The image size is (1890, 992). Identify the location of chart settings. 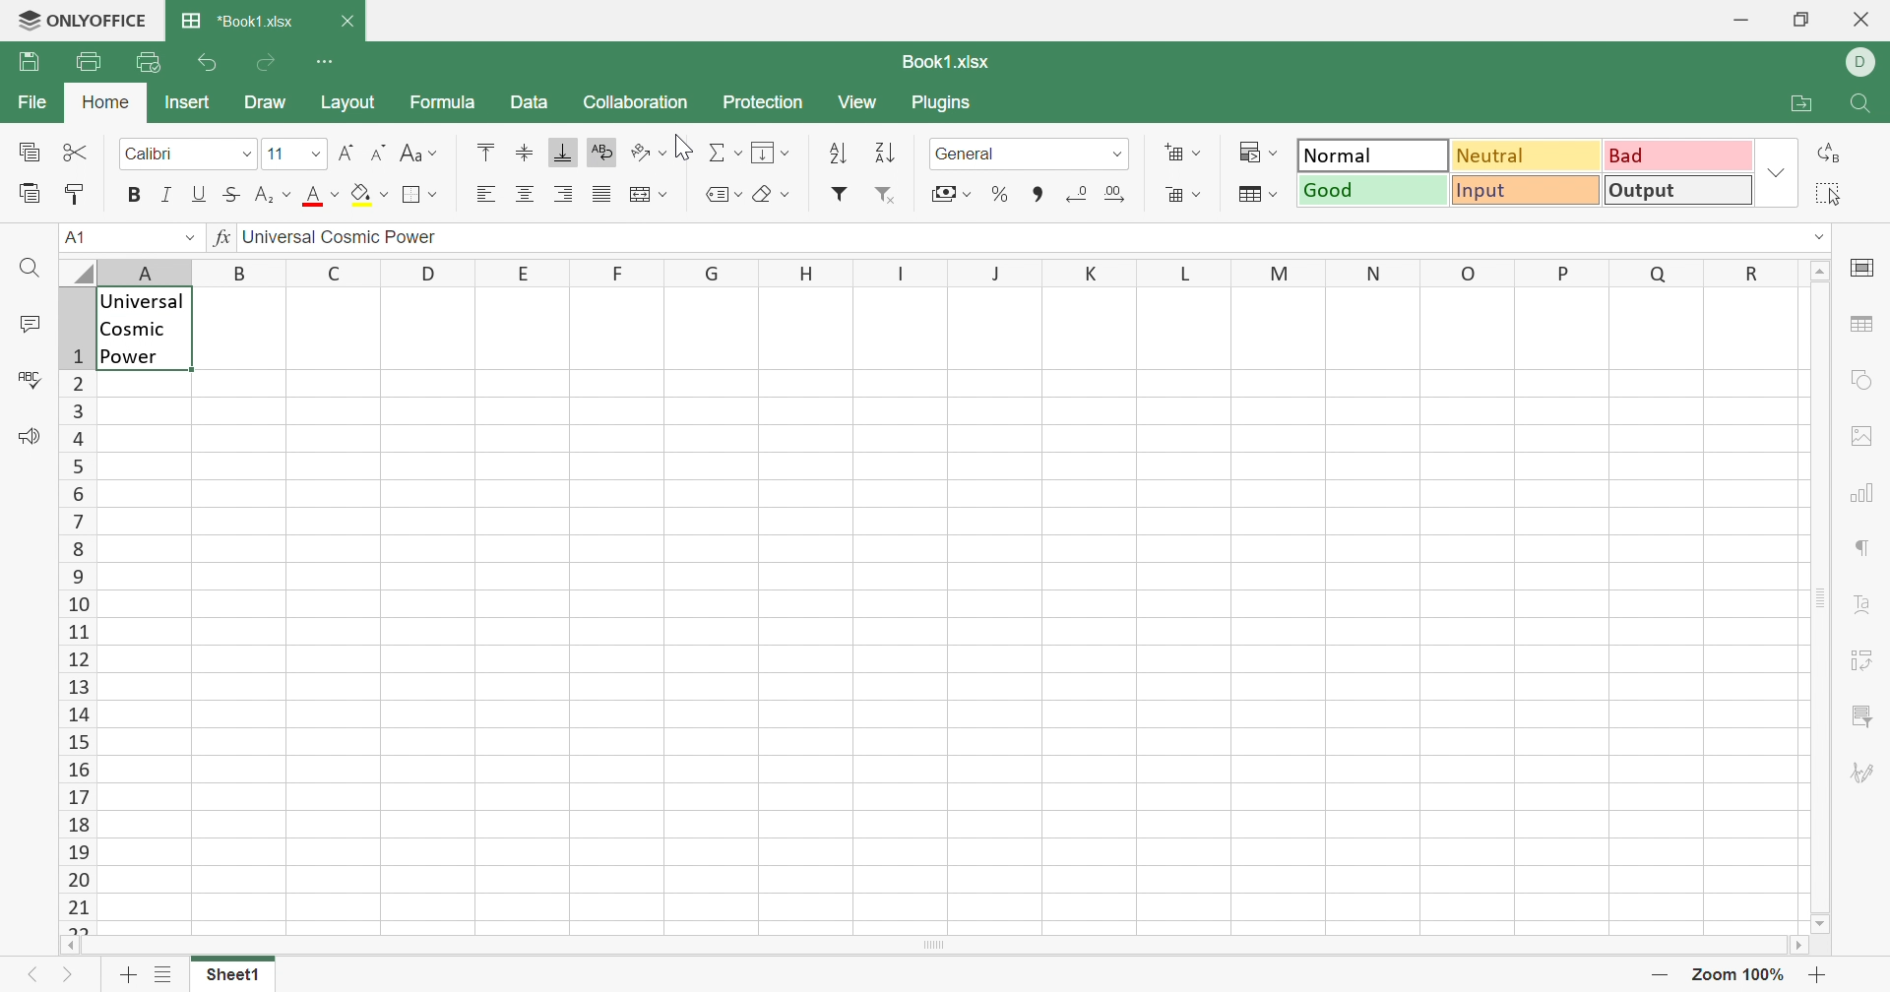
(1862, 494).